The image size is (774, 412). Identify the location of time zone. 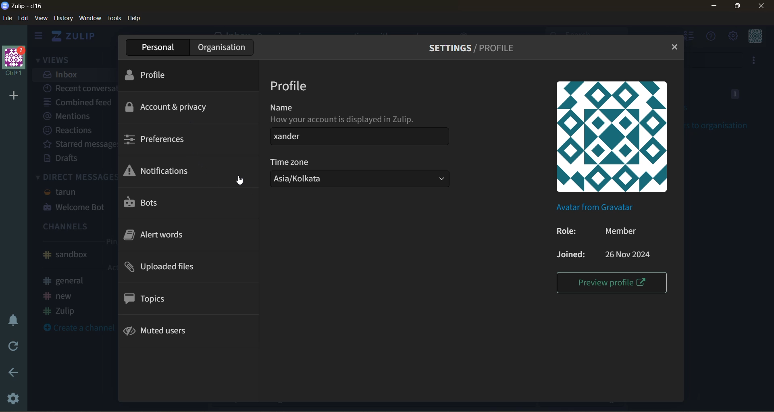
(366, 176).